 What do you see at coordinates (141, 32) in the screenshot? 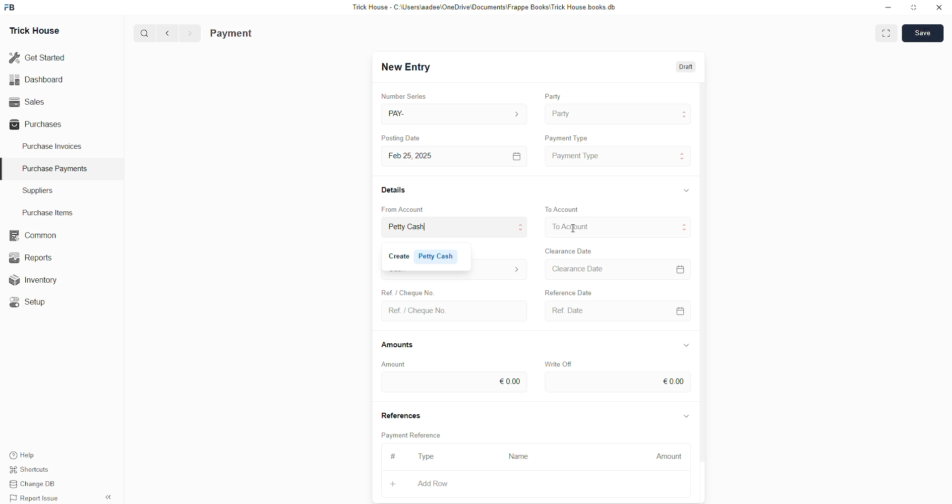
I see `Q` at bounding box center [141, 32].